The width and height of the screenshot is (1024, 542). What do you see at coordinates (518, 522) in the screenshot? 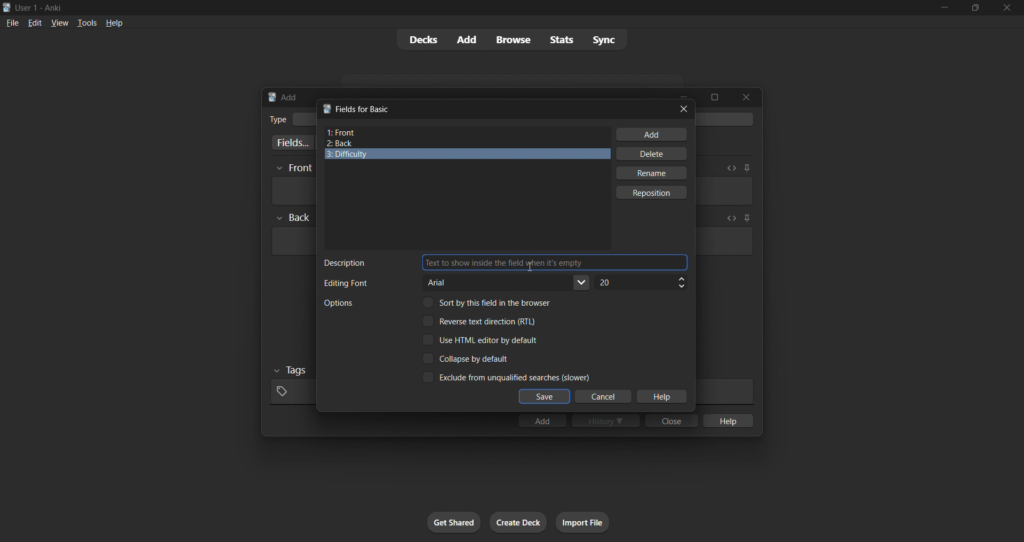
I see `create deck` at bounding box center [518, 522].